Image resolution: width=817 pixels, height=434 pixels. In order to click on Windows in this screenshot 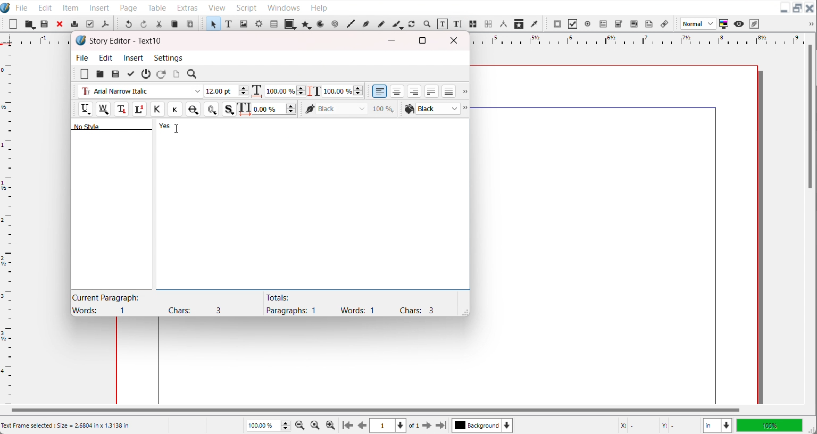, I will do `click(284, 6)`.